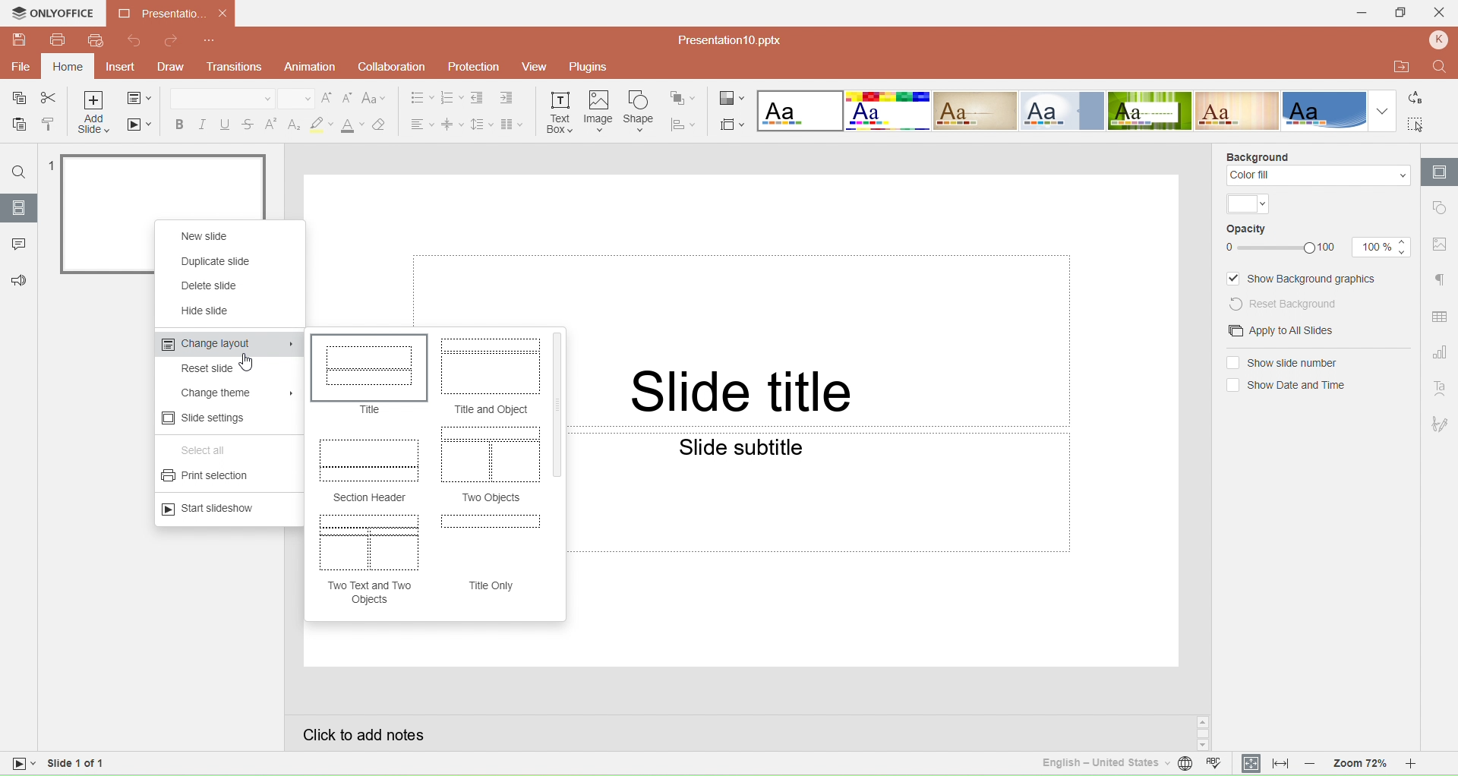  I want to click on Close, so click(1441, 14).